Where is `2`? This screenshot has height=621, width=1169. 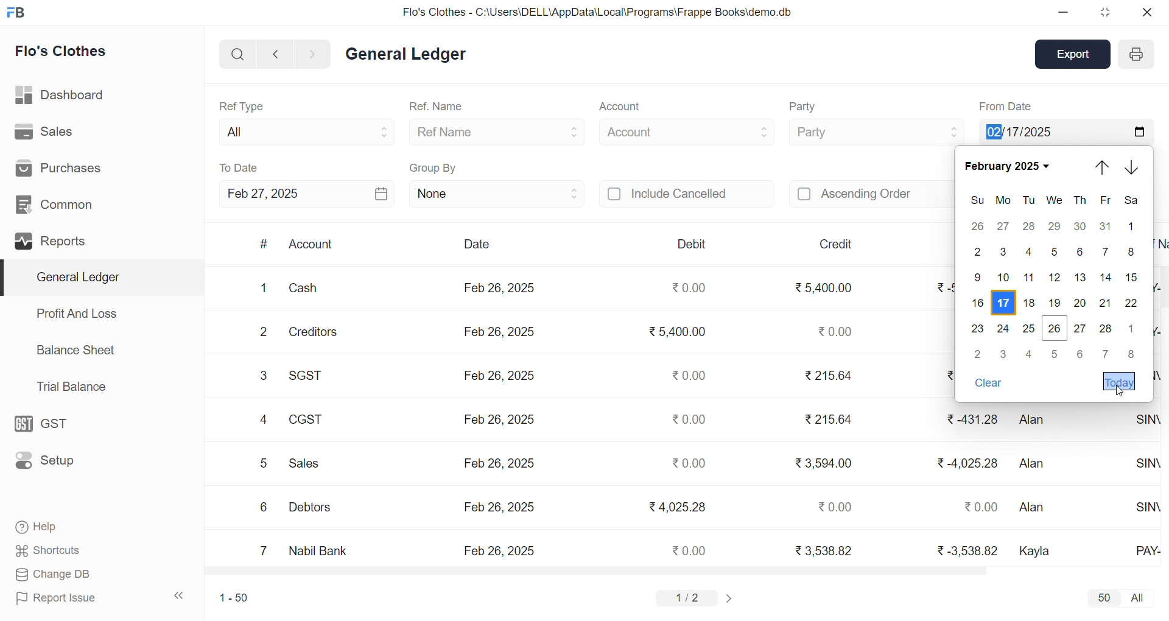
2 is located at coordinates (978, 252).